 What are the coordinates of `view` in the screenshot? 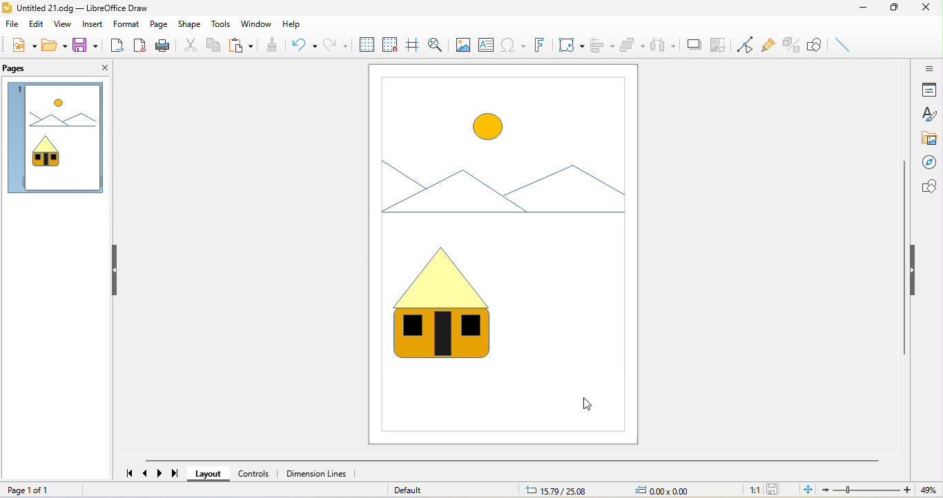 It's located at (66, 24).